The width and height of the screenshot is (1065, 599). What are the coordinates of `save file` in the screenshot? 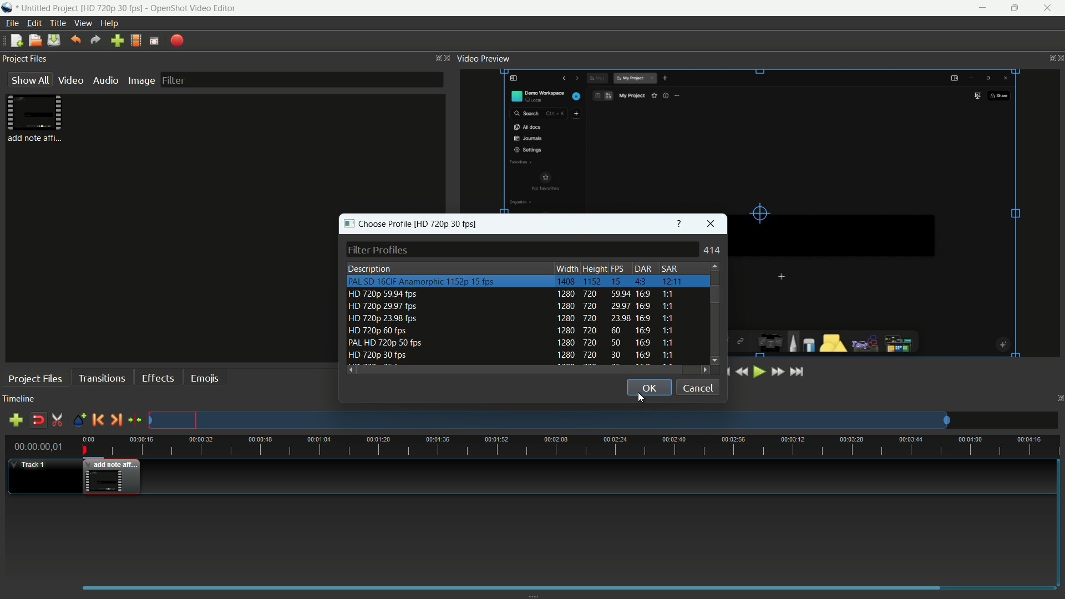 It's located at (54, 40).